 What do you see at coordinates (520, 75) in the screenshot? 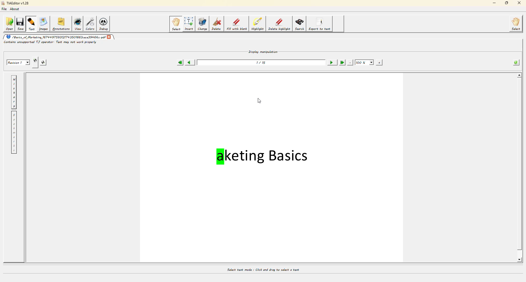
I see `move up` at bounding box center [520, 75].